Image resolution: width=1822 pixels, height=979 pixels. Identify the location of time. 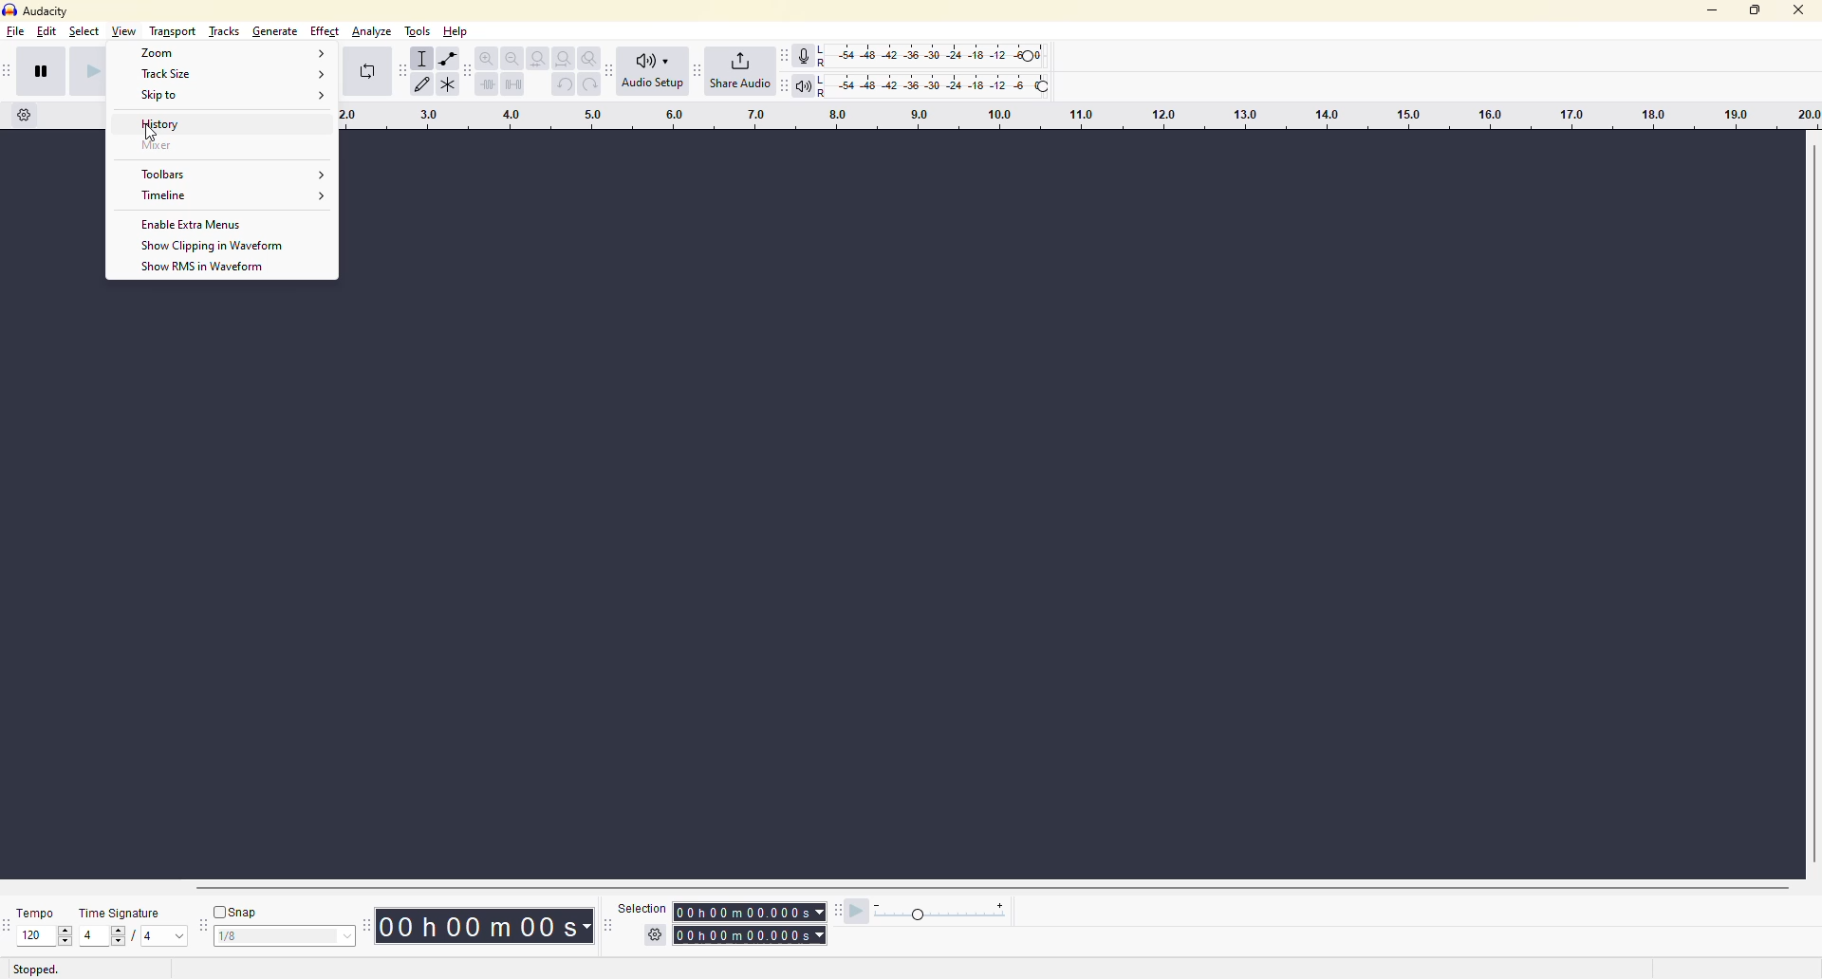
(481, 925).